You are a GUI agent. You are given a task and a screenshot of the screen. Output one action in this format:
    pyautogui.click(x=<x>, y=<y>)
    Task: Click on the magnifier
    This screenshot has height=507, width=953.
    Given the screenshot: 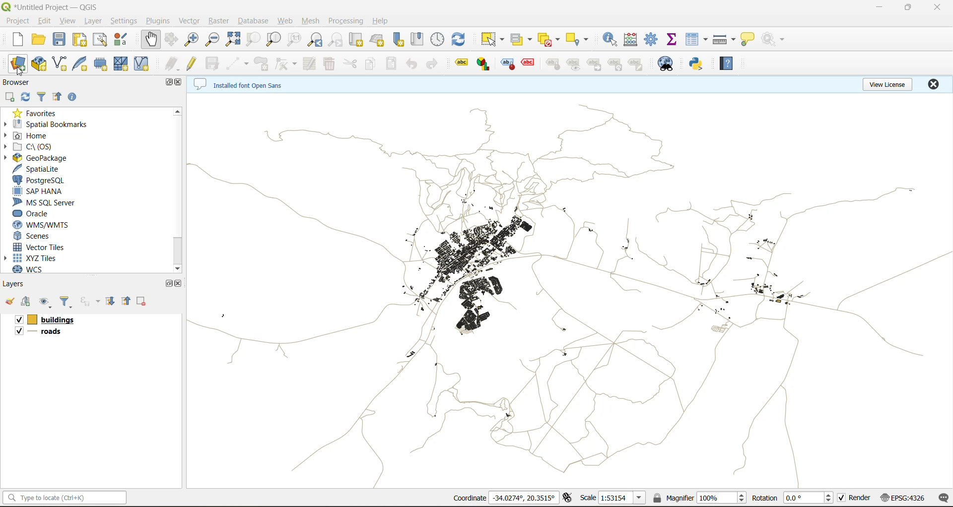 What is the action you would take?
    pyautogui.click(x=721, y=498)
    